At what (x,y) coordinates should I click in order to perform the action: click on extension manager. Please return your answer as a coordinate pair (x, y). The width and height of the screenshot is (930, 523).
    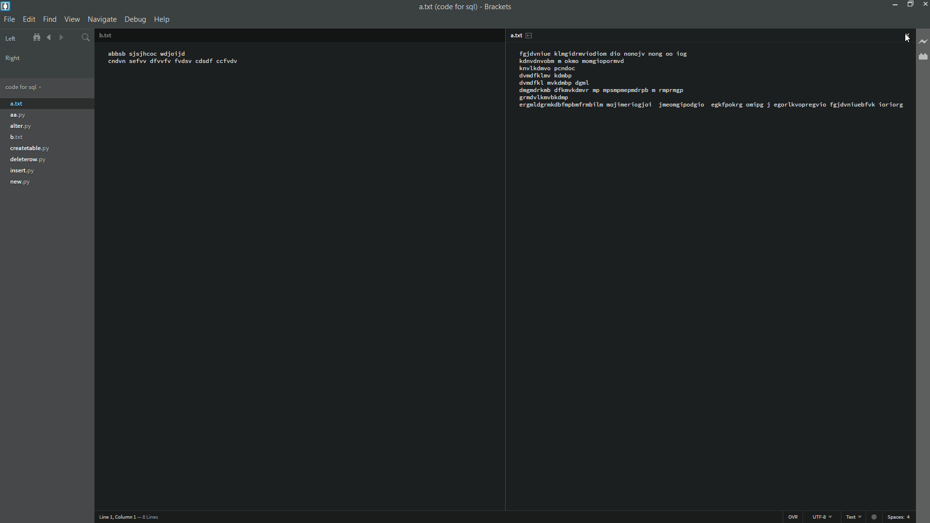
    Looking at the image, I should click on (922, 59).